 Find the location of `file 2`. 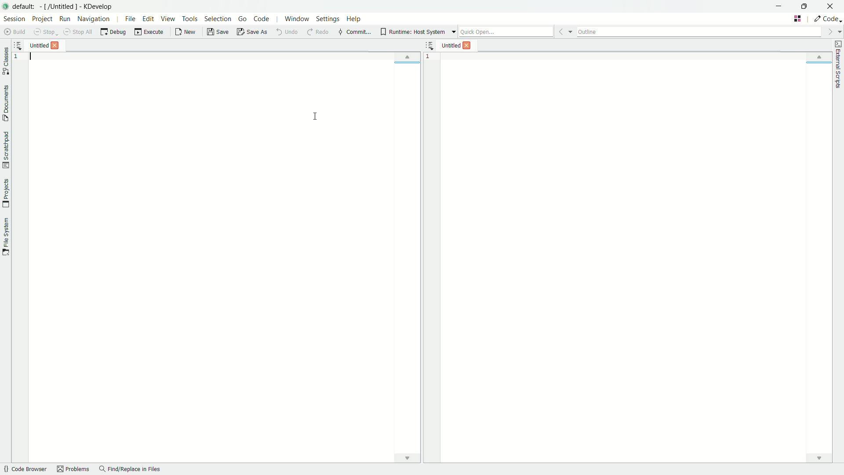

file 2 is located at coordinates (449, 46).